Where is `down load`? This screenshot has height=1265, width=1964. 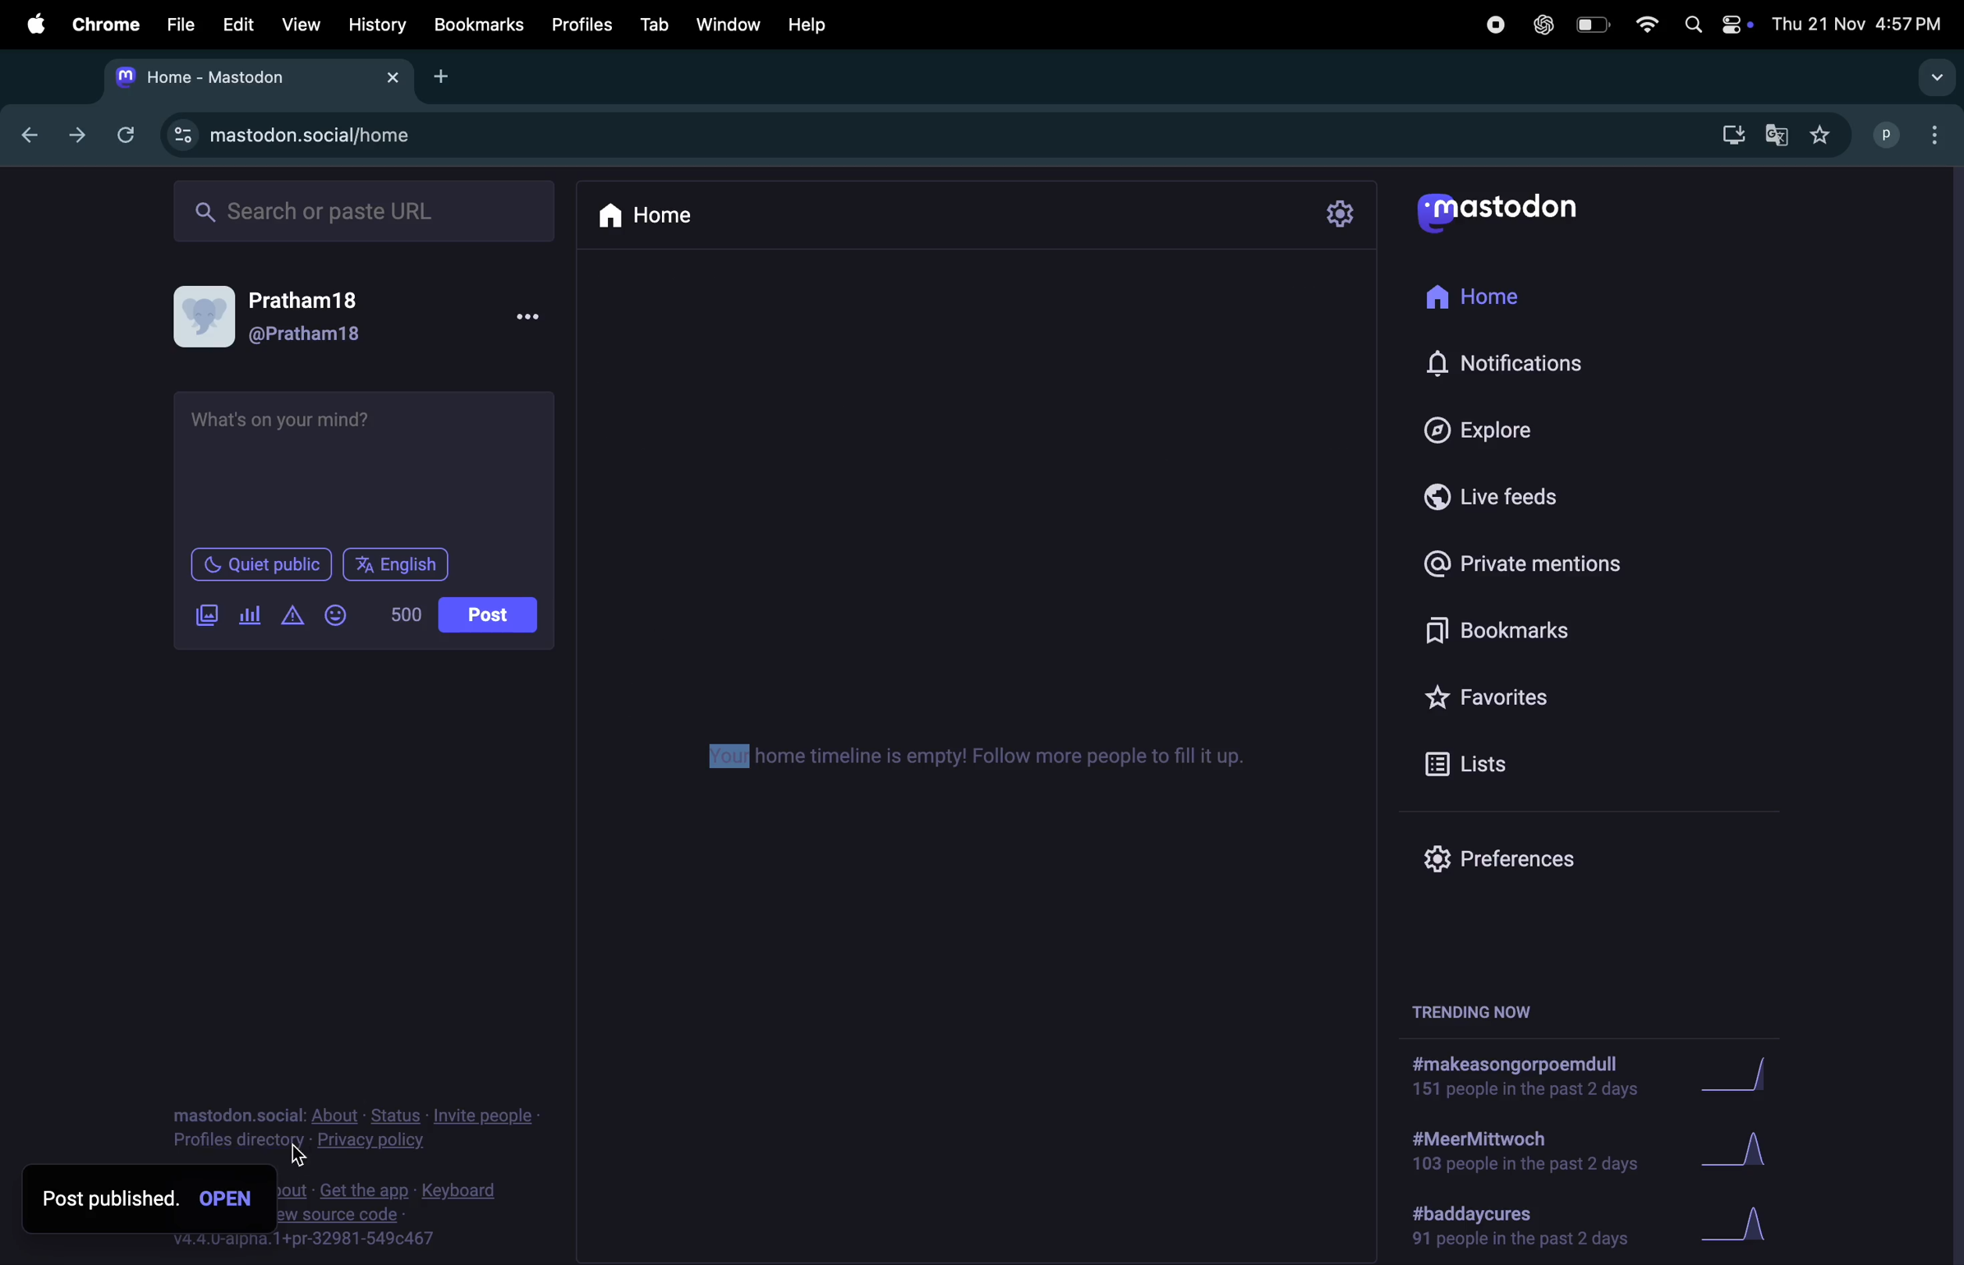 down load is located at coordinates (1725, 137).